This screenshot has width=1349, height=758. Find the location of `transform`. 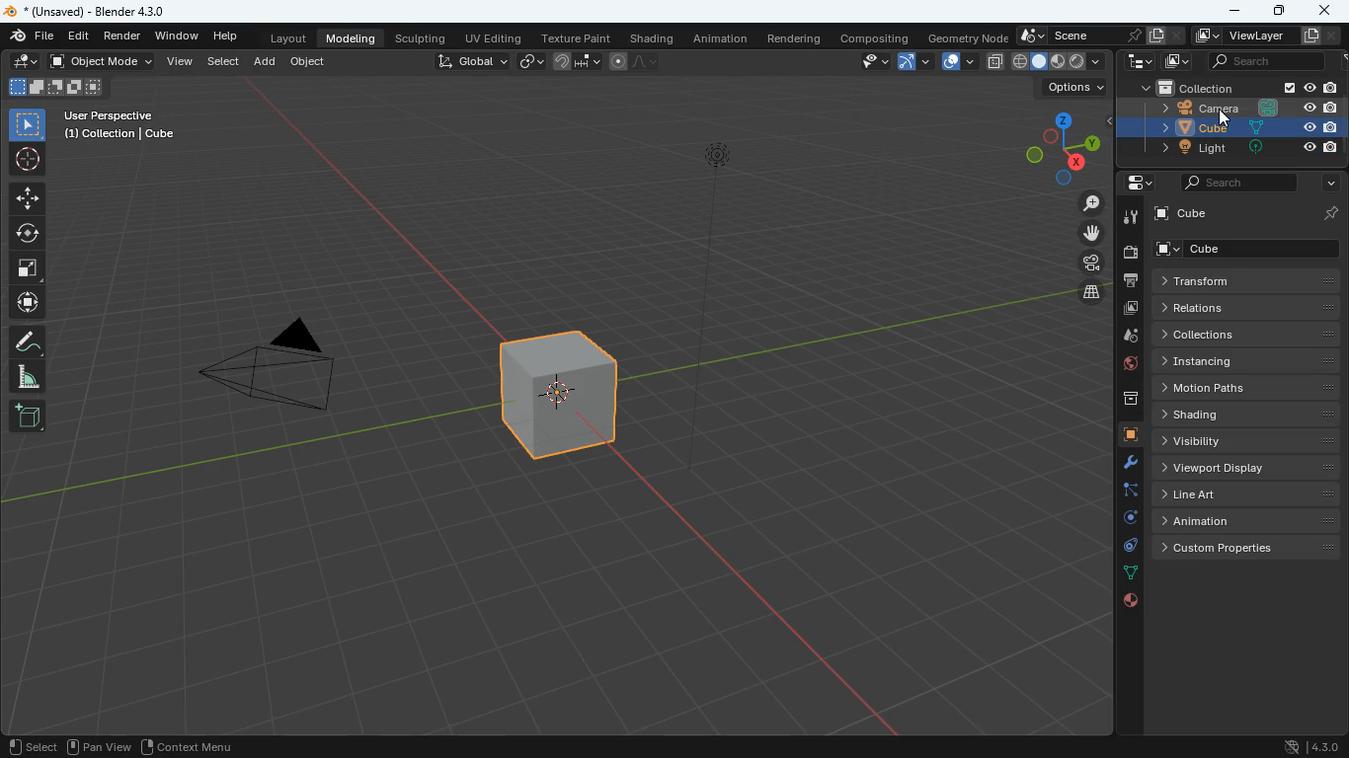

transform is located at coordinates (1250, 280).